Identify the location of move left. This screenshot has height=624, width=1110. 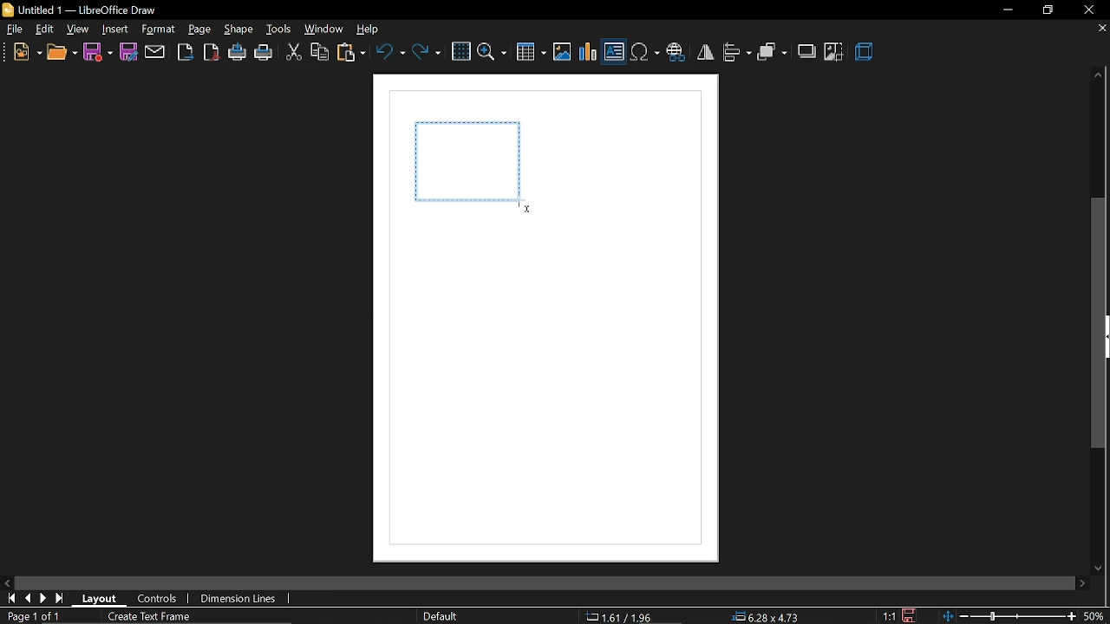
(9, 583).